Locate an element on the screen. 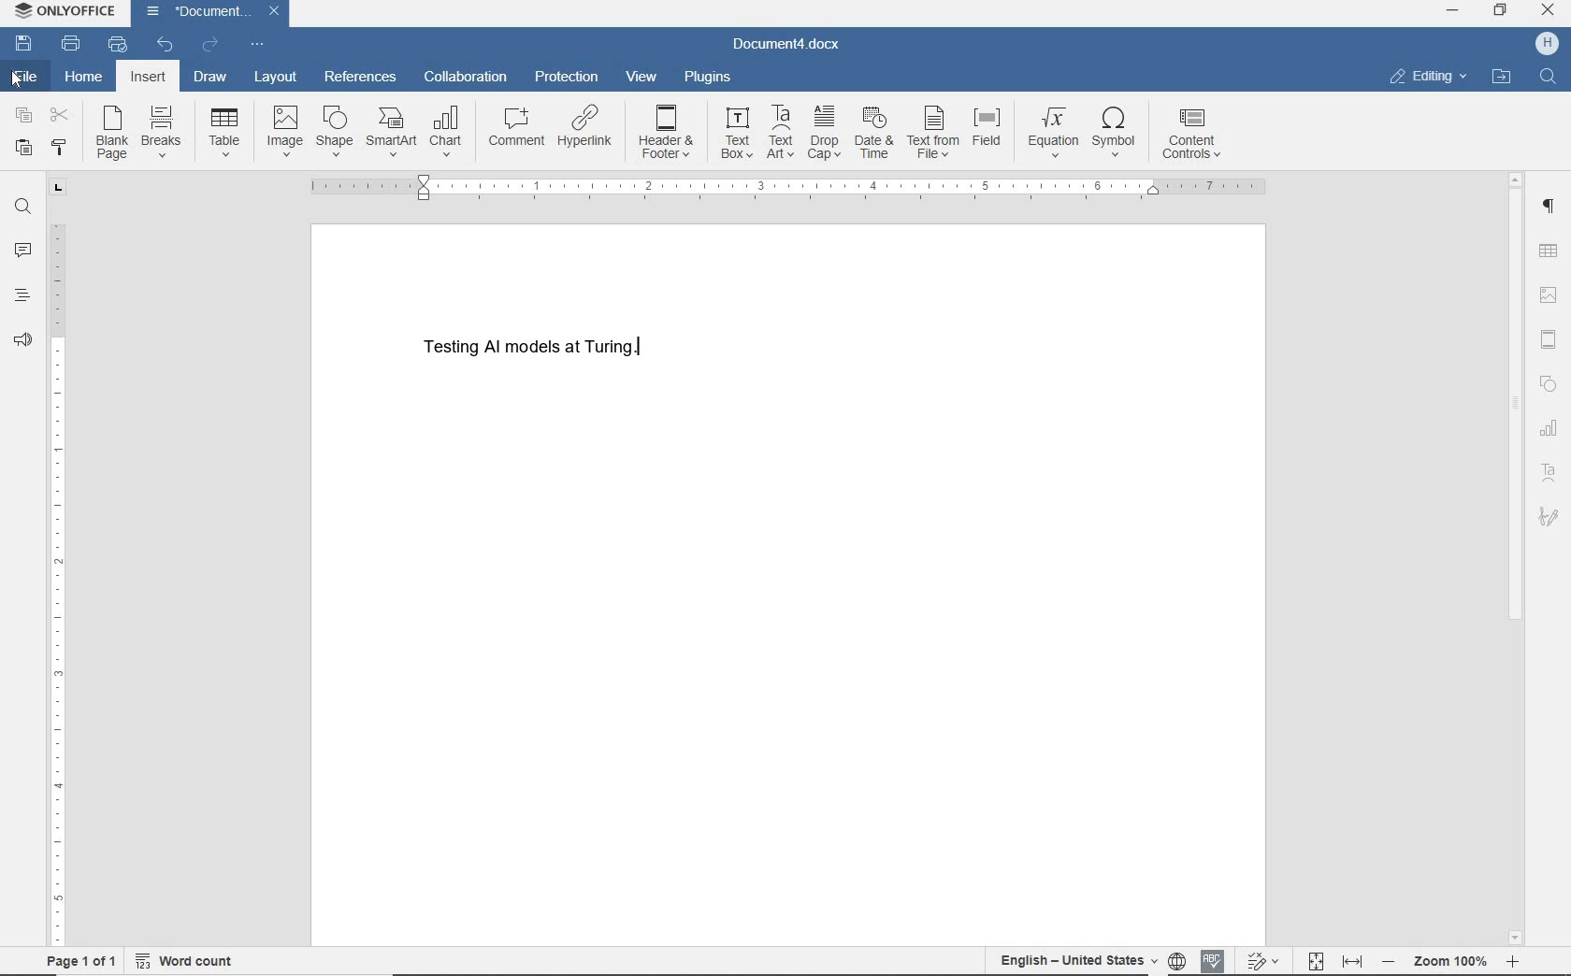 This screenshot has width=1571, height=976. blank page is located at coordinates (113, 133).